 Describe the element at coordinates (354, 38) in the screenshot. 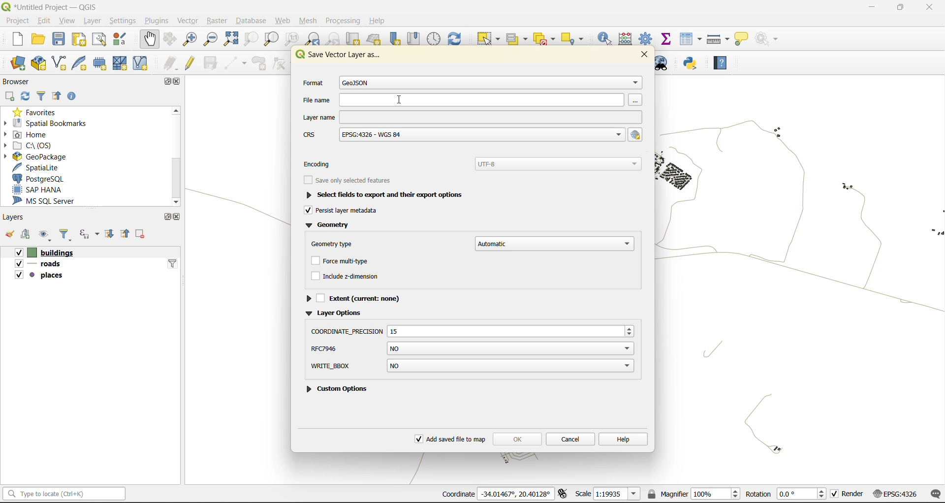

I see `cut` at that location.